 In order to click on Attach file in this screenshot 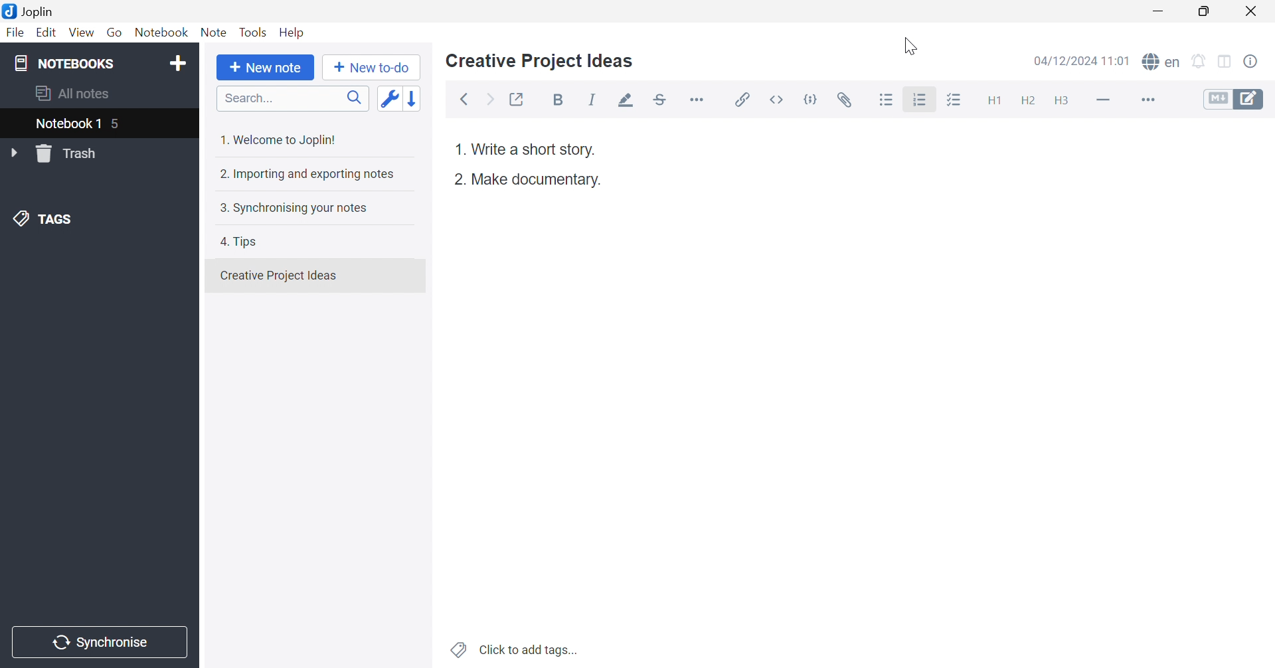, I will do `click(849, 101)`.